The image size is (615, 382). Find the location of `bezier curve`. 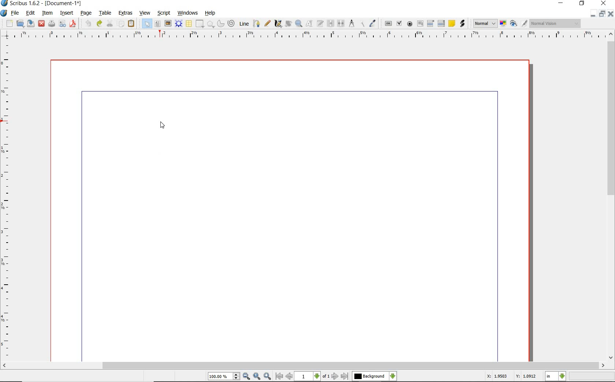

bezier curve is located at coordinates (256, 23).